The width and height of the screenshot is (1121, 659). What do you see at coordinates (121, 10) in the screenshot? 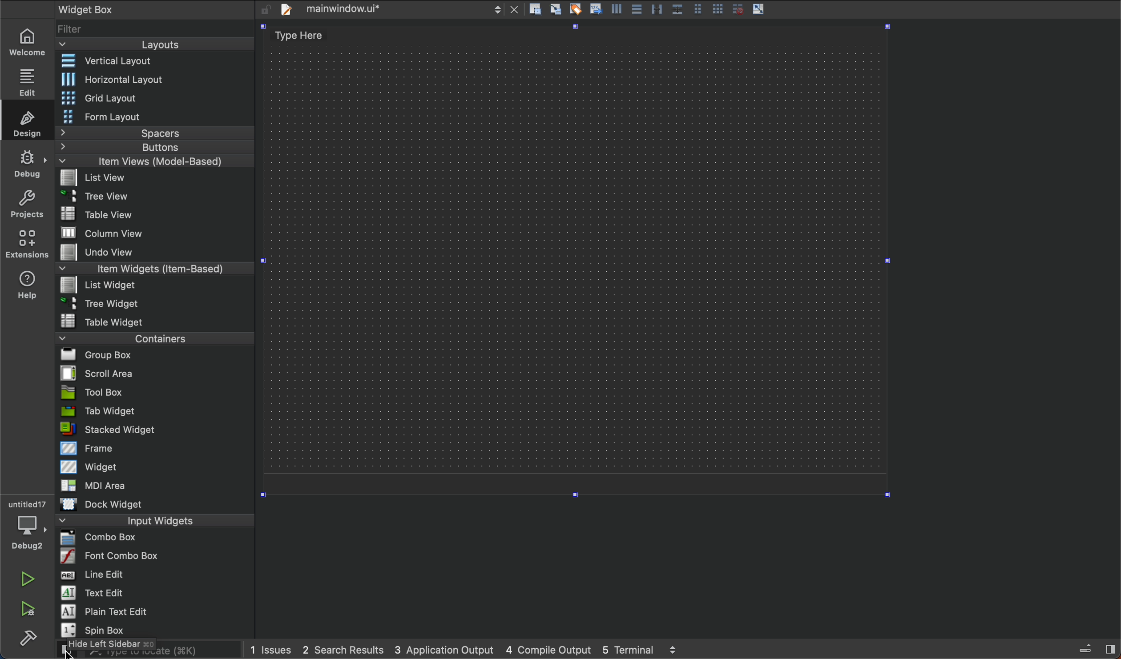
I see `Widget Box` at bounding box center [121, 10].